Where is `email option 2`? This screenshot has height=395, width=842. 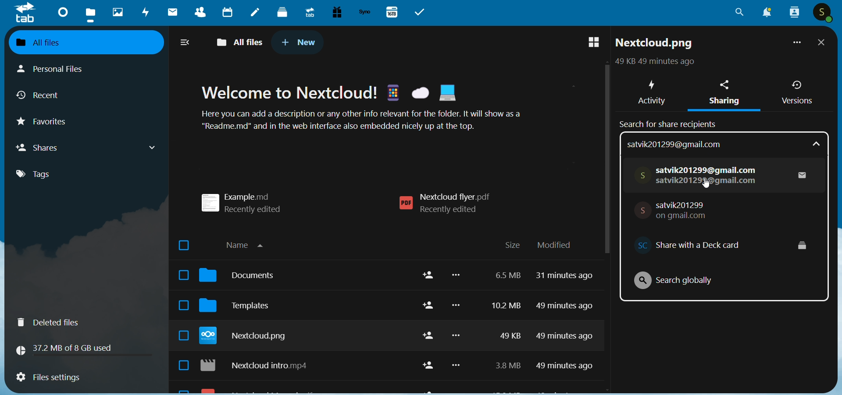
email option 2 is located at coordinates (679, 211).